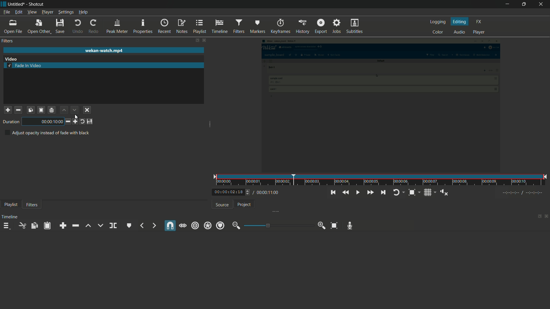  Describe the element at coordinates (236, 225) in the screenshot. I see `zoom out` at that location.